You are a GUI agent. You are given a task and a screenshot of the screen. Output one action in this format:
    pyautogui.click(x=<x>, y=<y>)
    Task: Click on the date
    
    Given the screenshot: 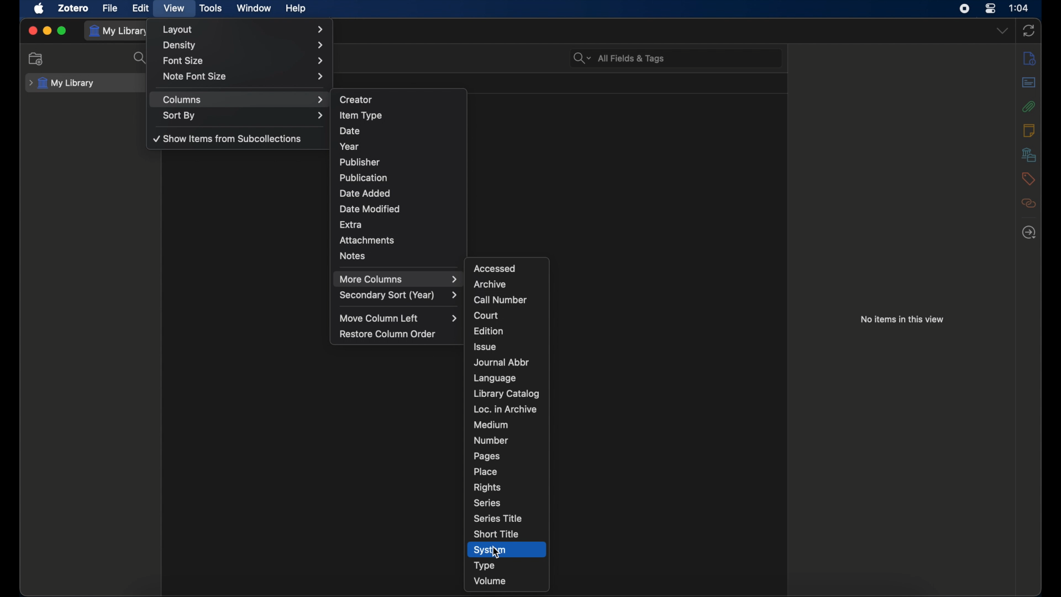 What is the action you would take?
    pyautogui.click(x=350, y=131)
    